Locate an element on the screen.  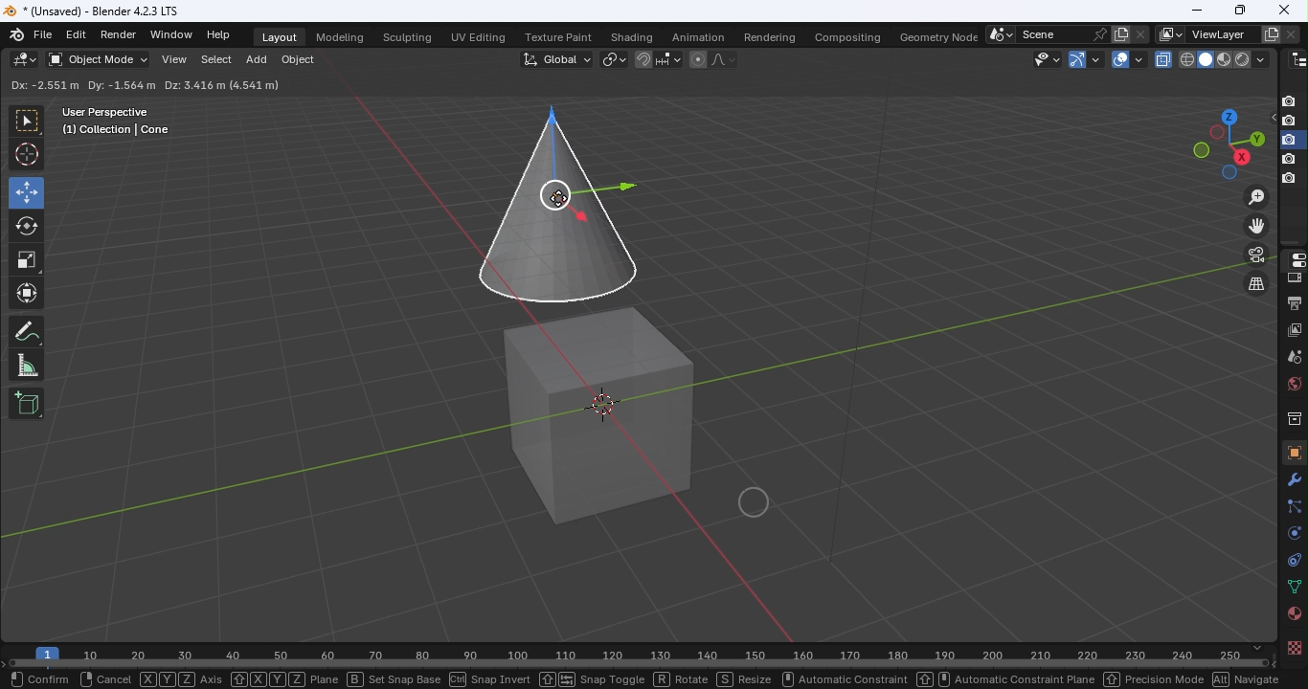
Annotate is located at coordinates (26, 334).